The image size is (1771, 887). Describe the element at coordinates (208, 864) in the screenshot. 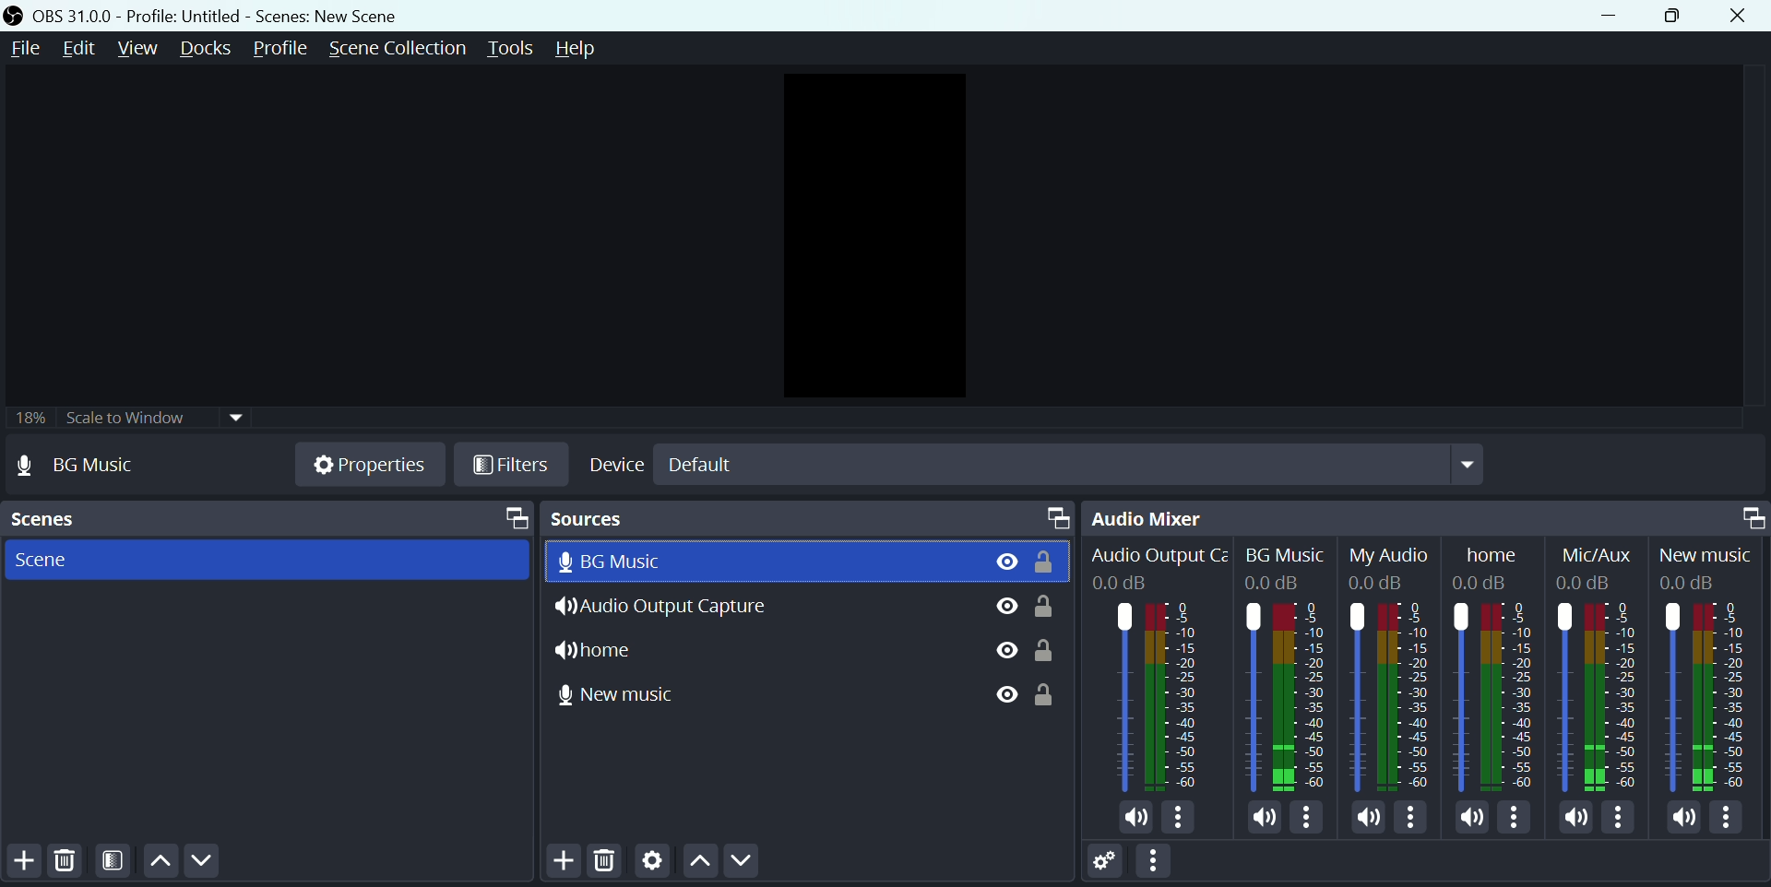

I see `Down` at that location.